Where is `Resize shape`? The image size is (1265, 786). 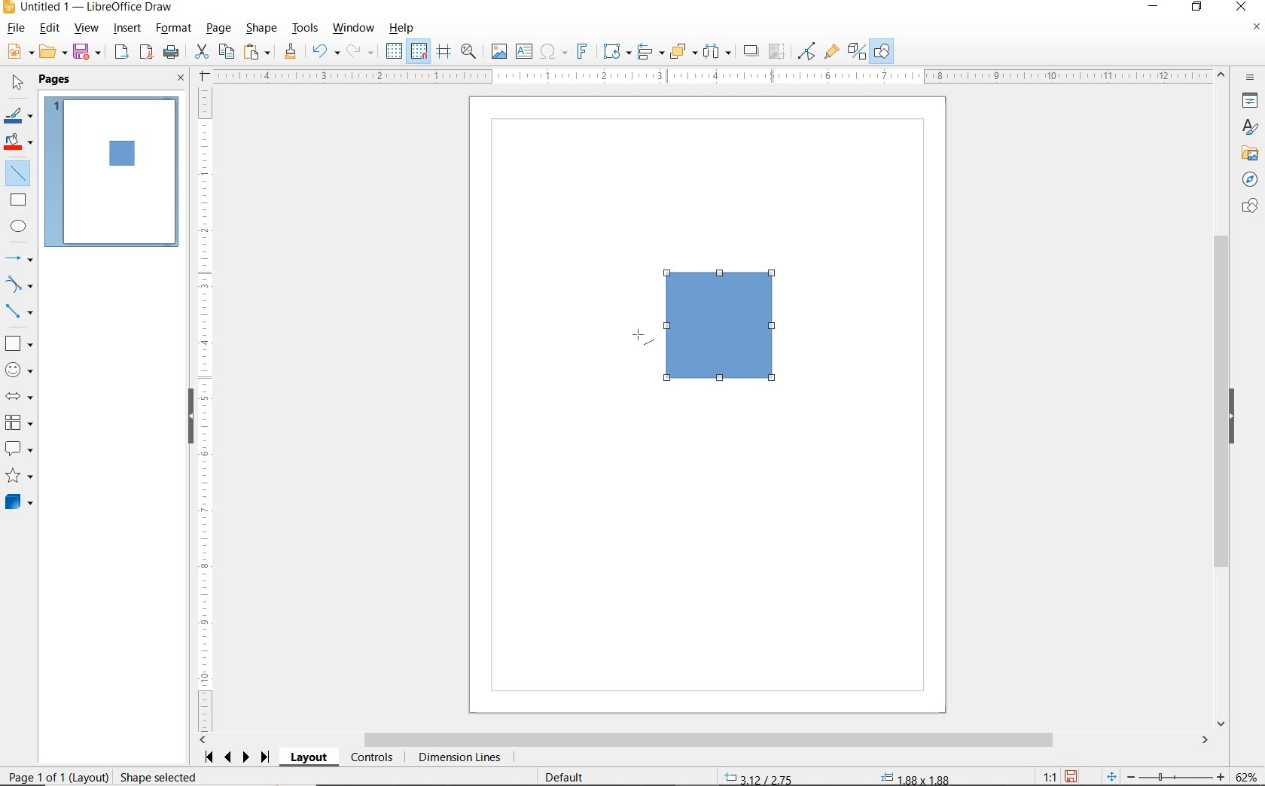
Resize shape is located at coordinates (163, 778).